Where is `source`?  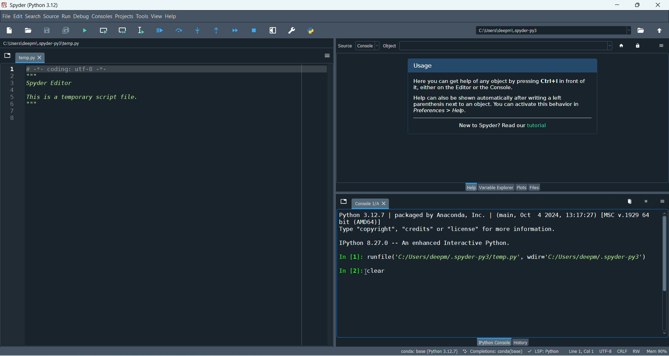 source is located at coordinates (346, 46).